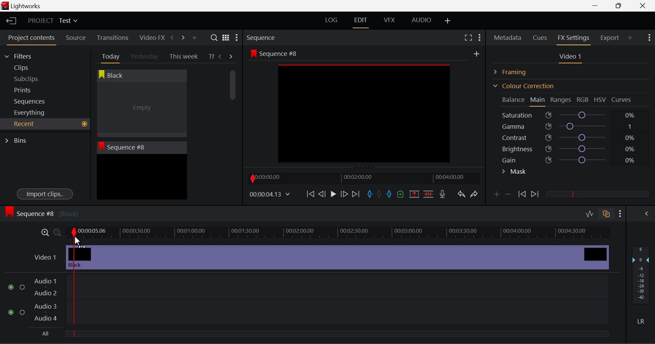  Describe the element at coordinates (363, 178) in the screenshot. I see `Project Timeline Navigator` at that location.